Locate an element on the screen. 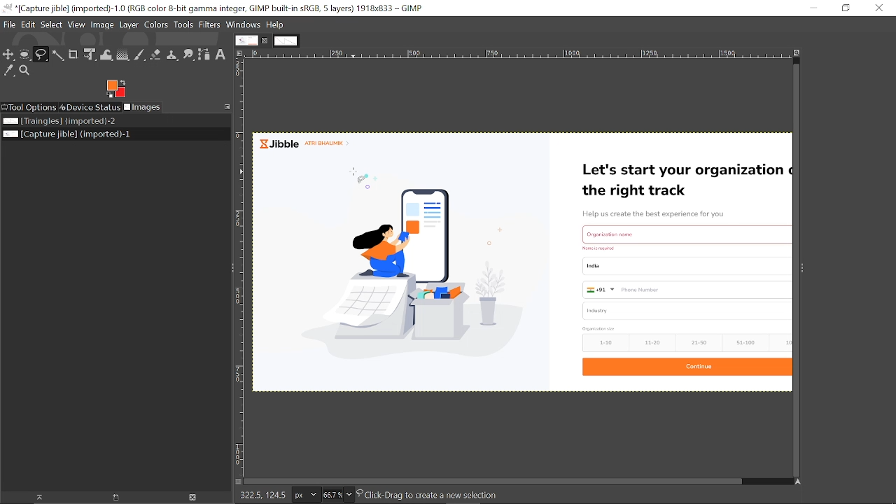 This screenshot has height=504, width=896. Horizontal label is located at coordinates (519, 55).